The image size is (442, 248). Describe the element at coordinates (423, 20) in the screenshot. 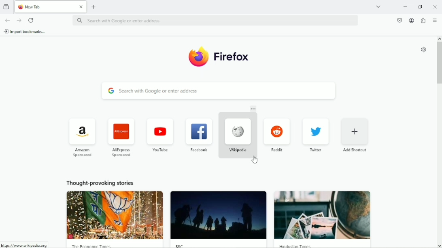

I see `extensions` at that location.